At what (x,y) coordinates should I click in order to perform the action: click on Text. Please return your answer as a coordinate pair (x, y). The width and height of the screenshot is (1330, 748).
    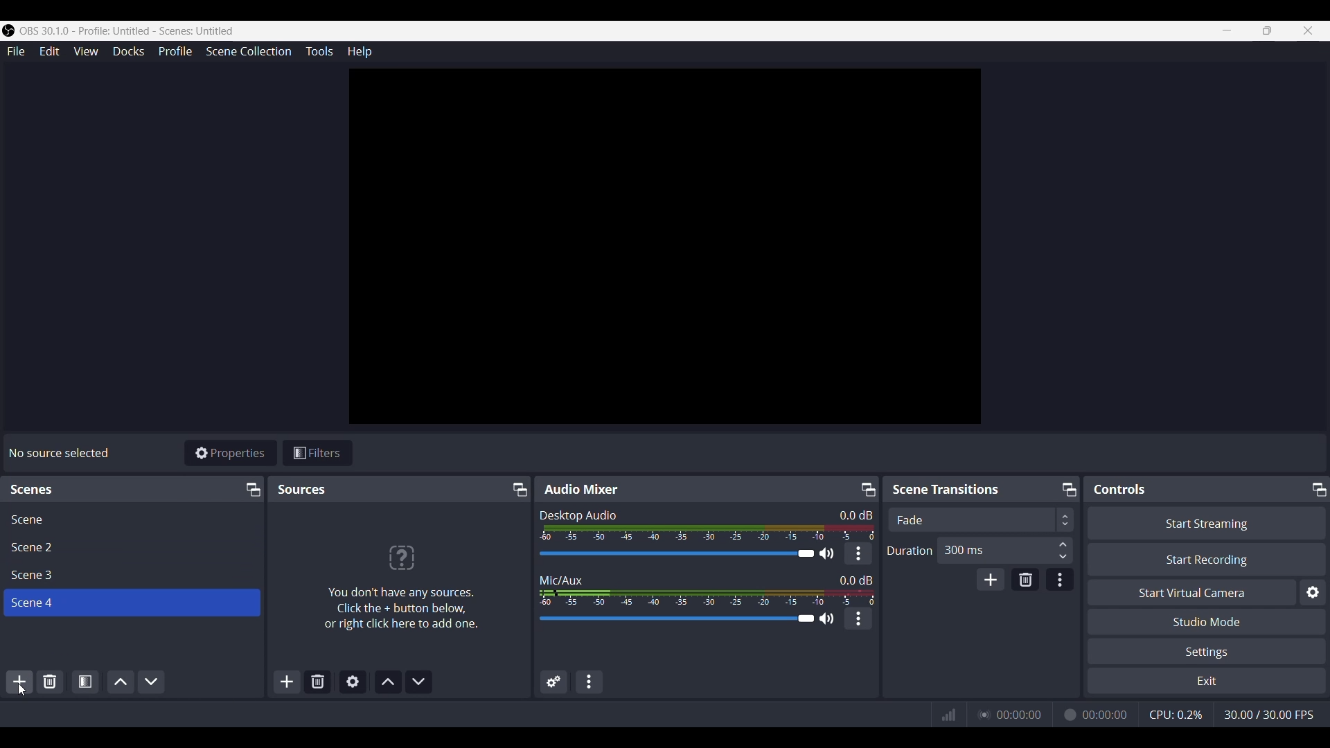
    Looking at the image, I should click on (59, 454).